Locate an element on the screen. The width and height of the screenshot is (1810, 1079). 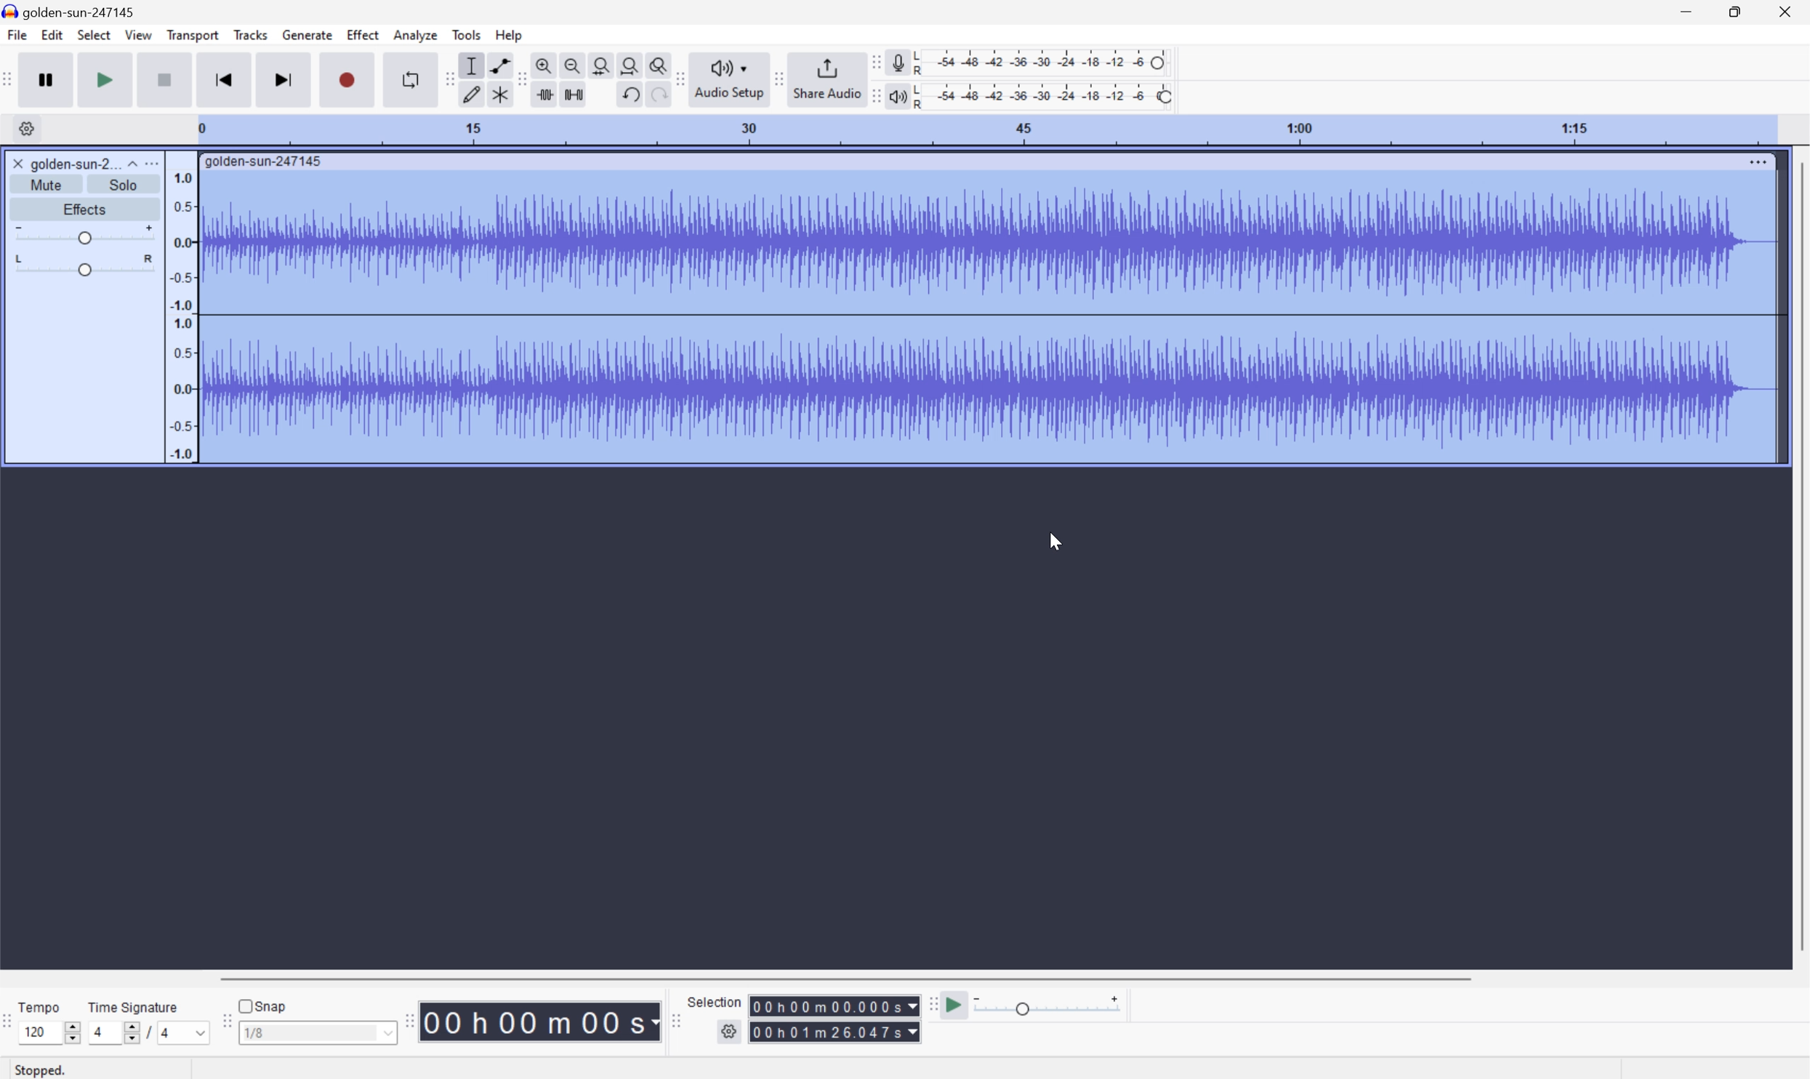
Minimize is located at coordinates (1686, 11).